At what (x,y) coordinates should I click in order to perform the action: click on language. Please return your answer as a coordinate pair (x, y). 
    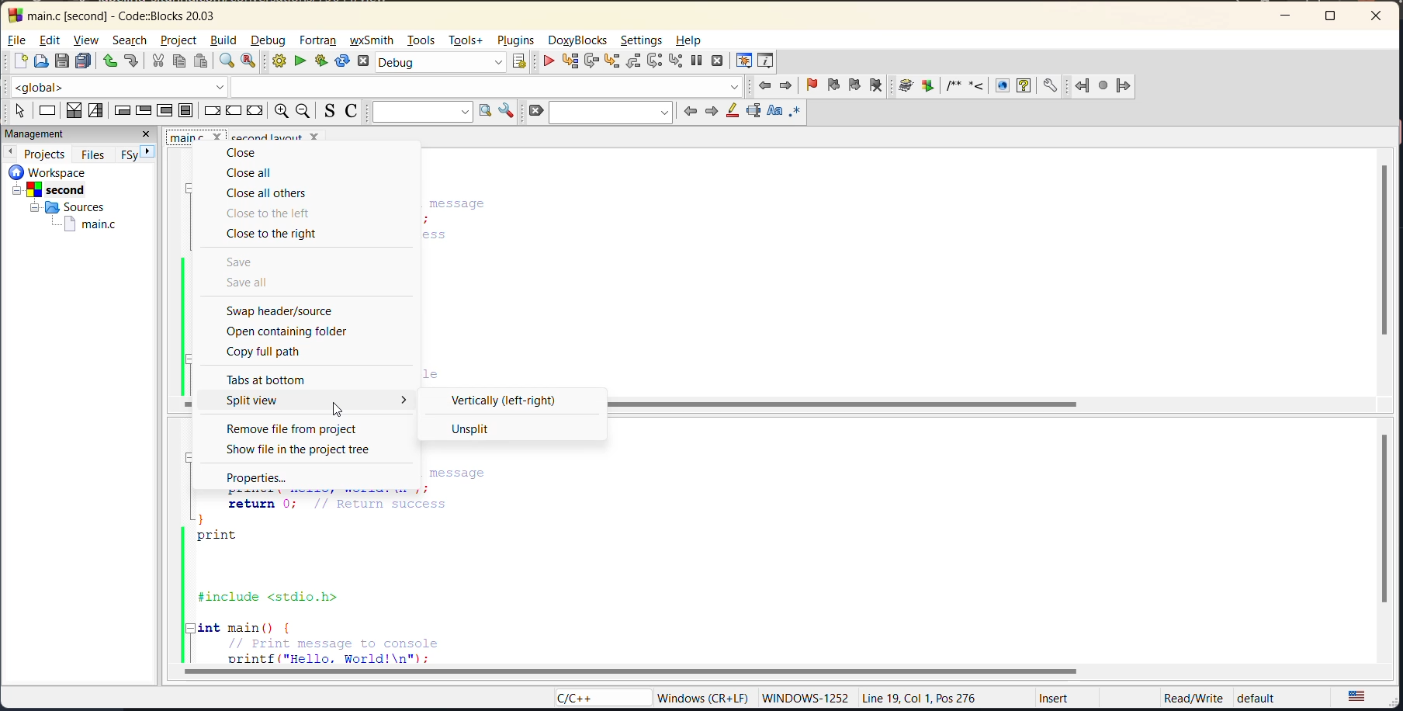
    Looking at the image, I should click on (602, 696).